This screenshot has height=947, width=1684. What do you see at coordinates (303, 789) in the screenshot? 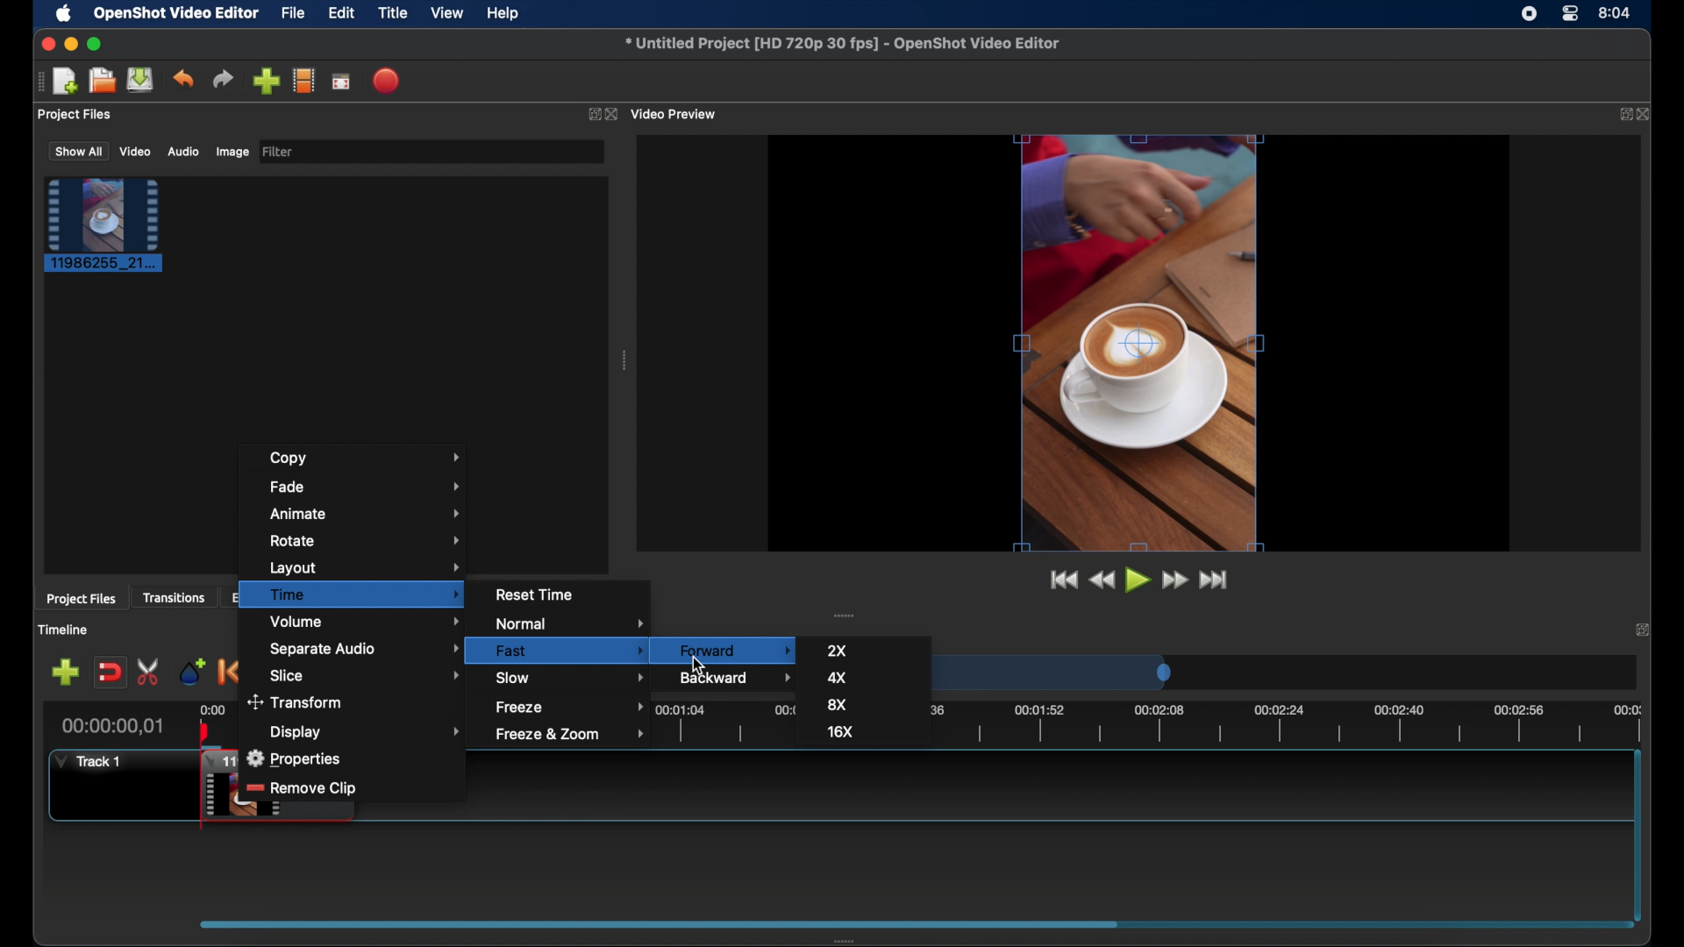
I see `remove  slip` at bounding box center [303, 789].